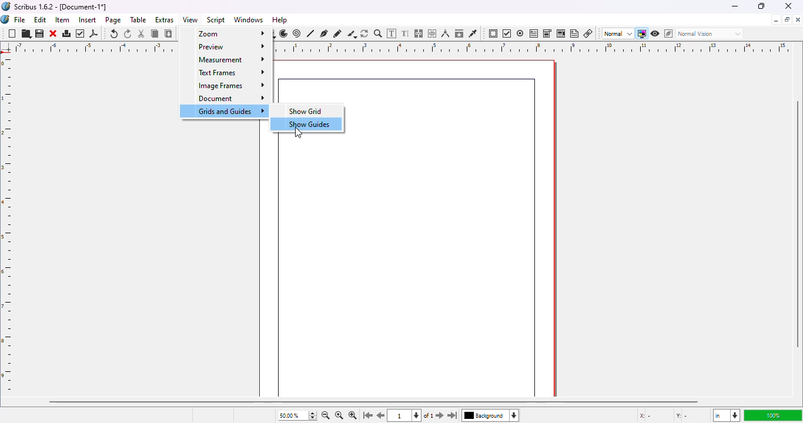  Describe the element at coordinates (61, 6) in the screenshot. I see `Scribus 1.6.2 - [Document-1*]` at that location.